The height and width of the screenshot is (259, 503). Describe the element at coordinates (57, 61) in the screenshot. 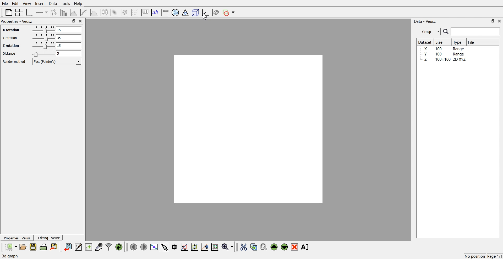

I see `Fast(Painter's)` at that location.